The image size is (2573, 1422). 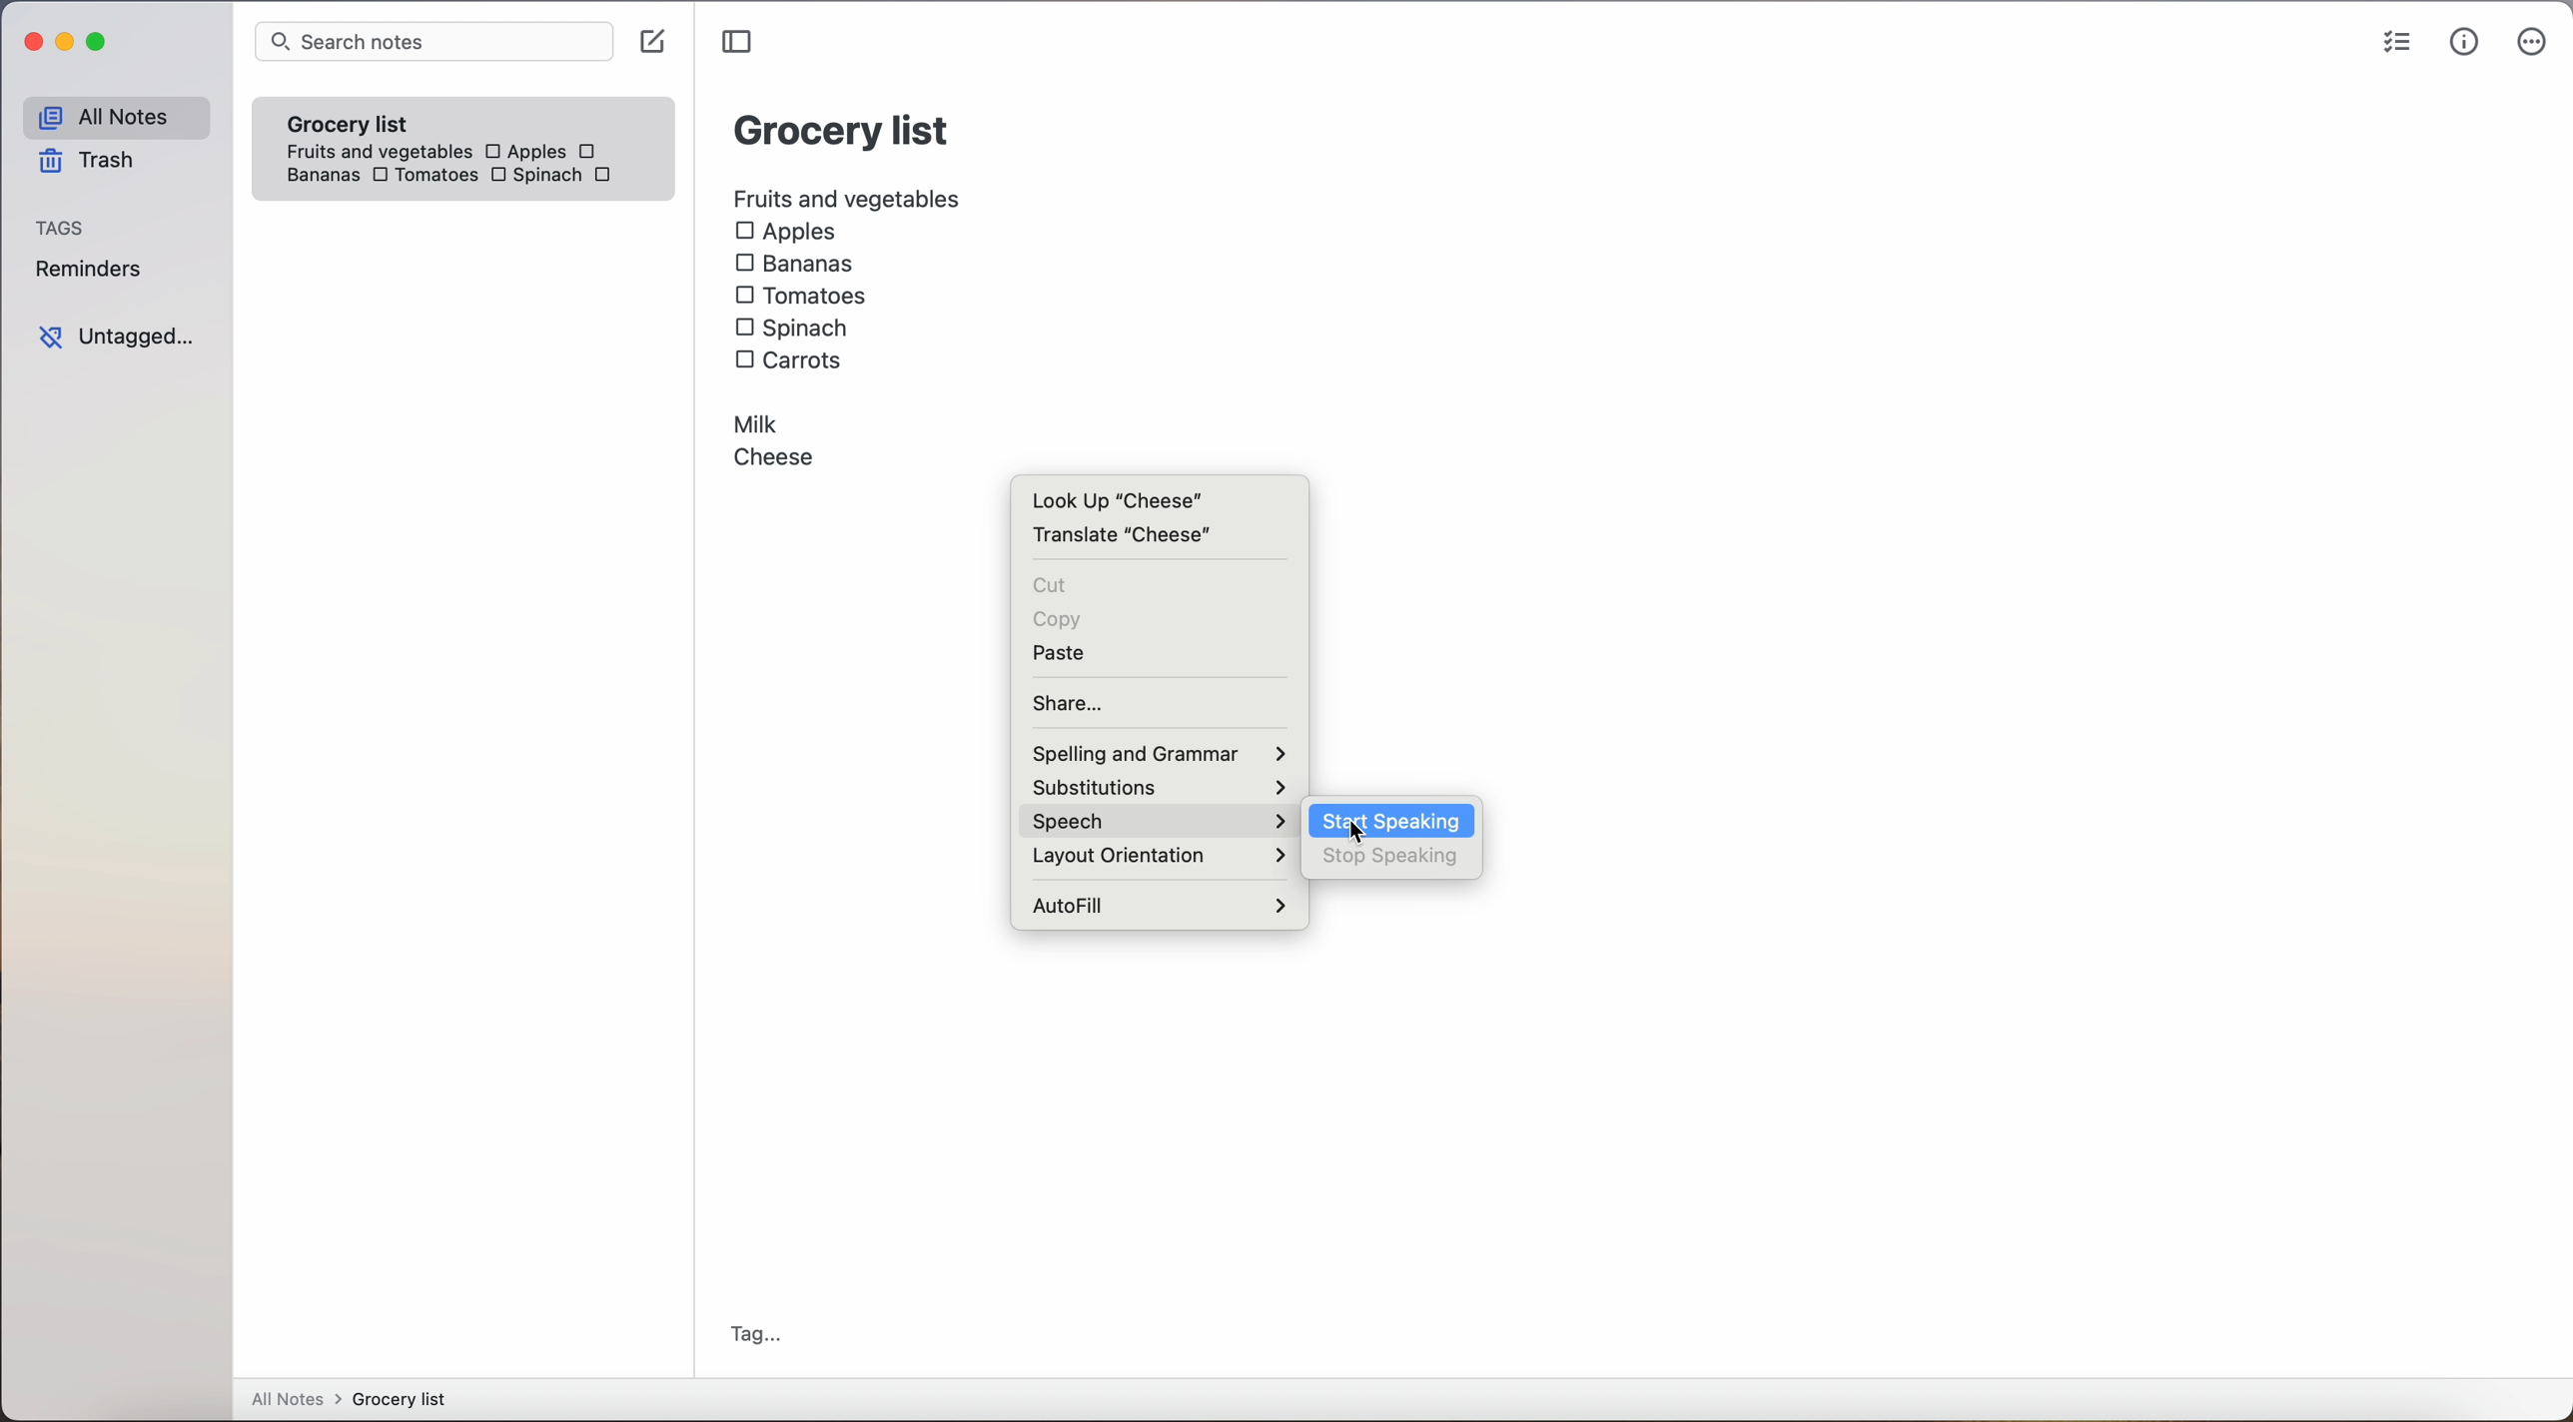 I want to click on Grocery List, so click(x=841, y=134).